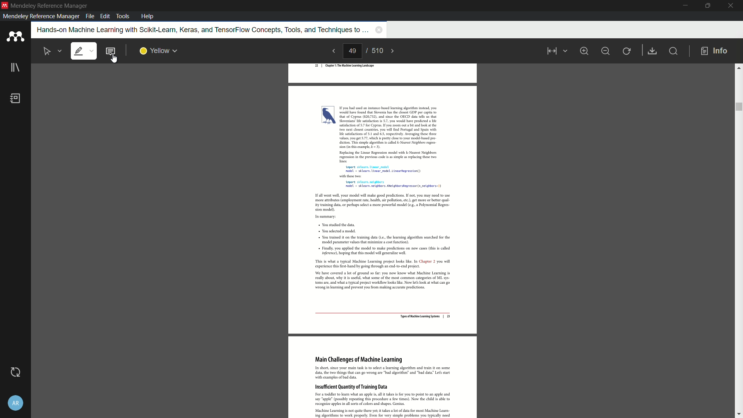 Image resolution: width=743 pixels, height=418 pixels. Describe the element at coordinates (378, 51) in the screenshot. I see `total page` at that location.